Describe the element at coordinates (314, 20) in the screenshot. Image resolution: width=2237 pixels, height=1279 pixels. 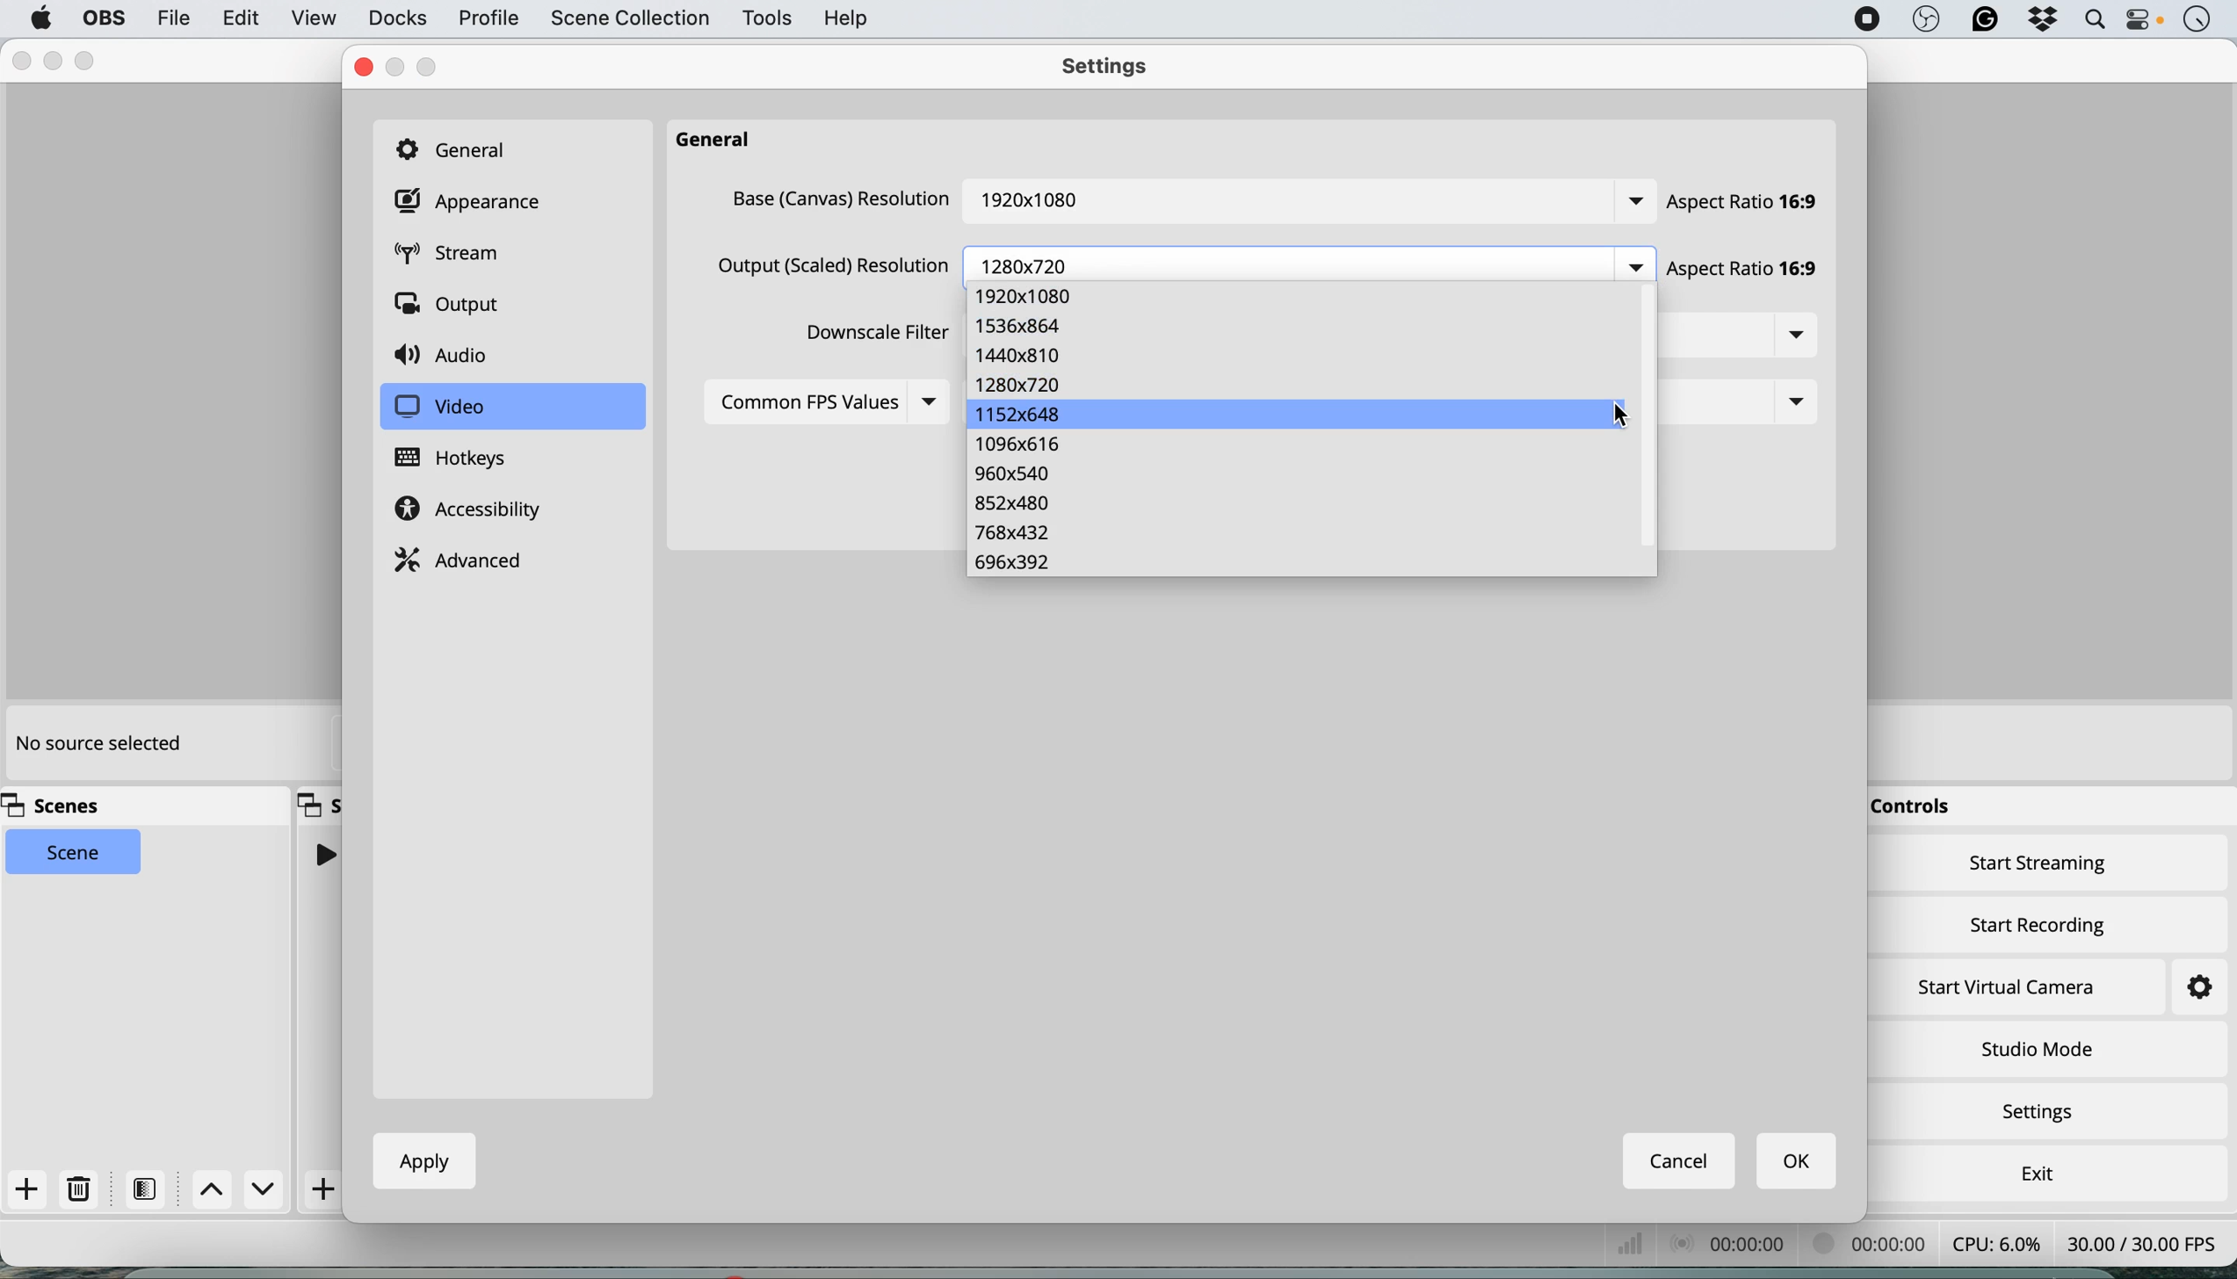
I see `view` at that location.